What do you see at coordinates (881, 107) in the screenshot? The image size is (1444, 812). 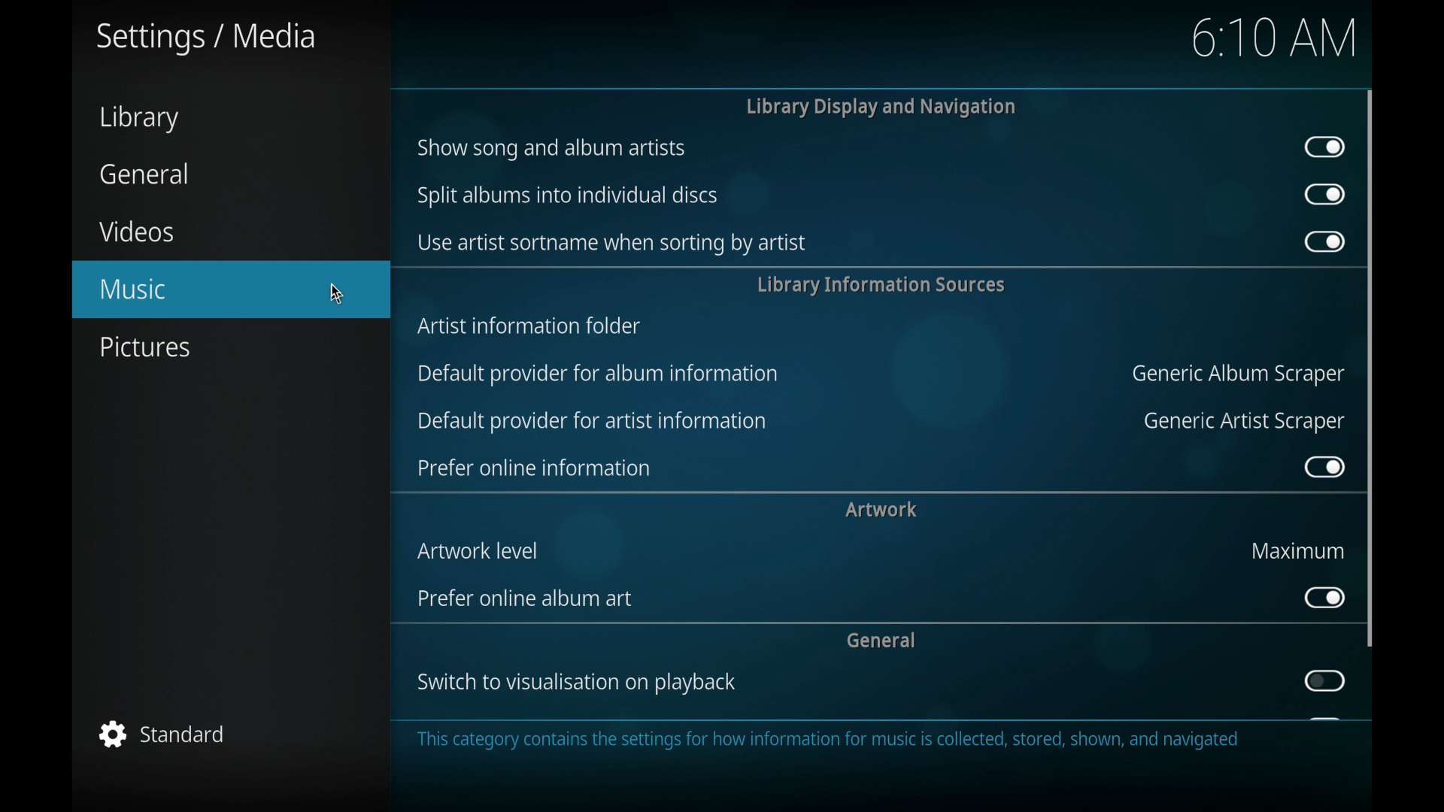 I see `library display` at bounding box center [881, 107].